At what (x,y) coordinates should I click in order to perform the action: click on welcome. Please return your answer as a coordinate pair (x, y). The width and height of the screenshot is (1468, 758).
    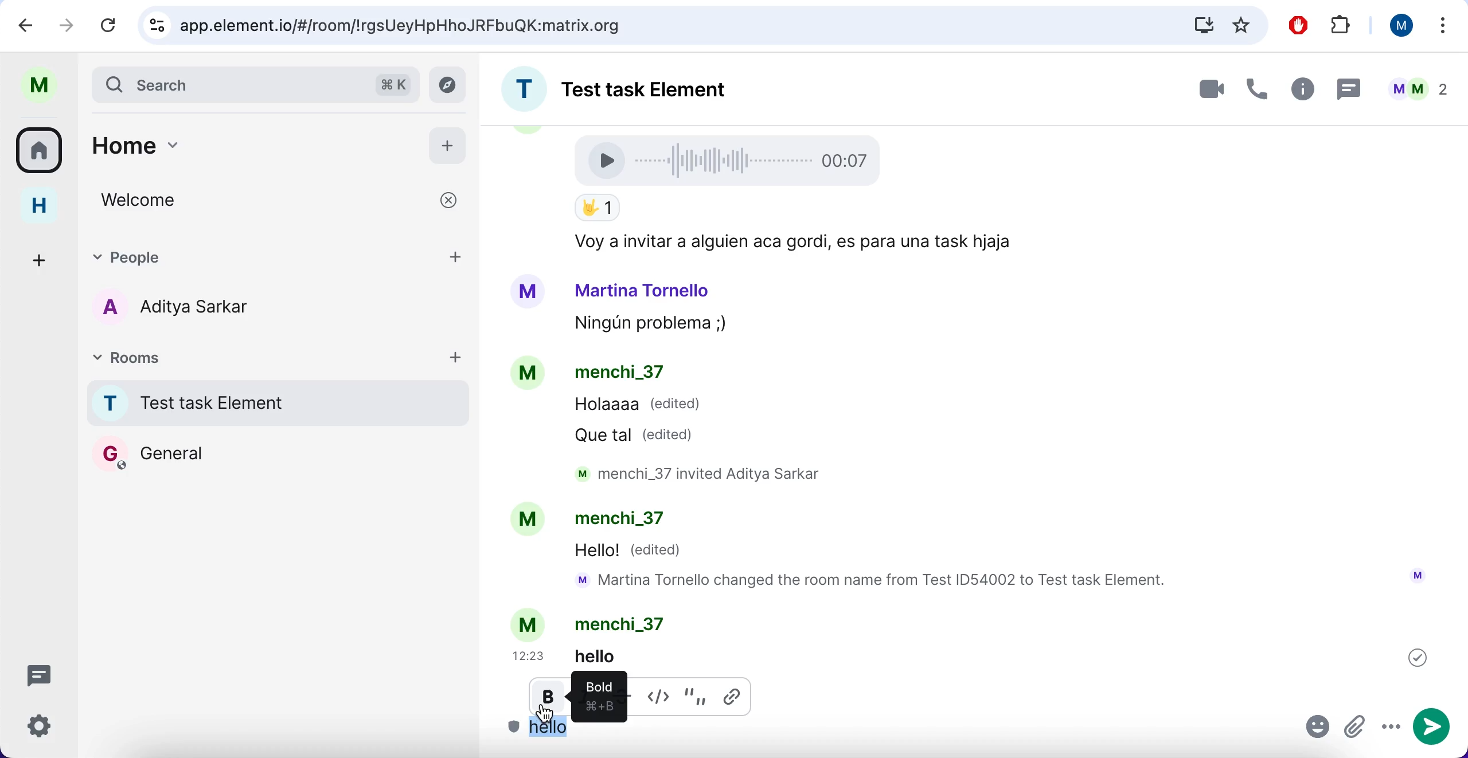
    Looking at the image, I should click on (281, 200).